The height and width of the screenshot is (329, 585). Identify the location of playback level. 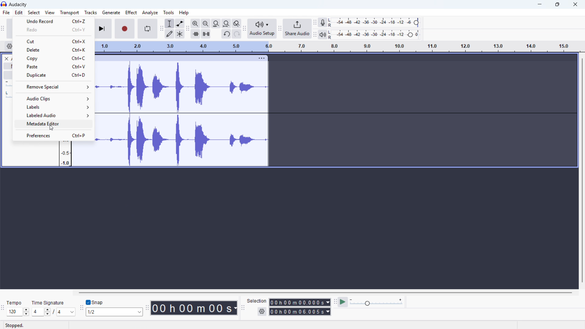
(375, 34).